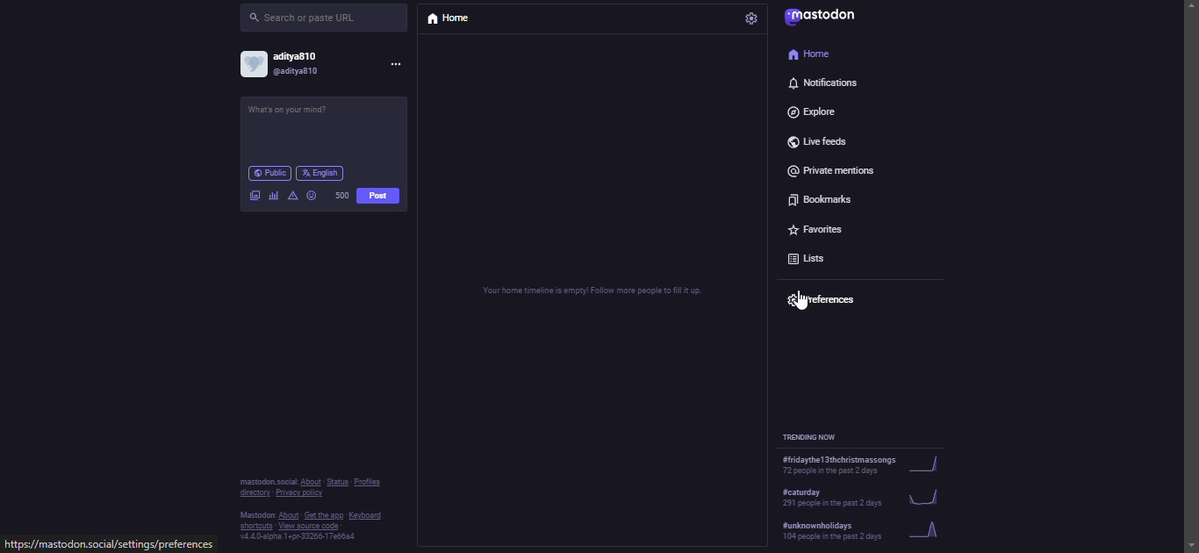 The height and width of the screenshot is (553, 1199). I want to click on mastodon, so click(824, 18).